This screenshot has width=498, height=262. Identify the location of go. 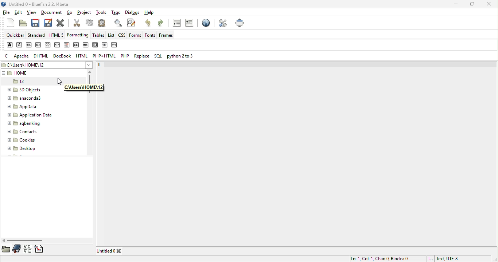
(70, 12).